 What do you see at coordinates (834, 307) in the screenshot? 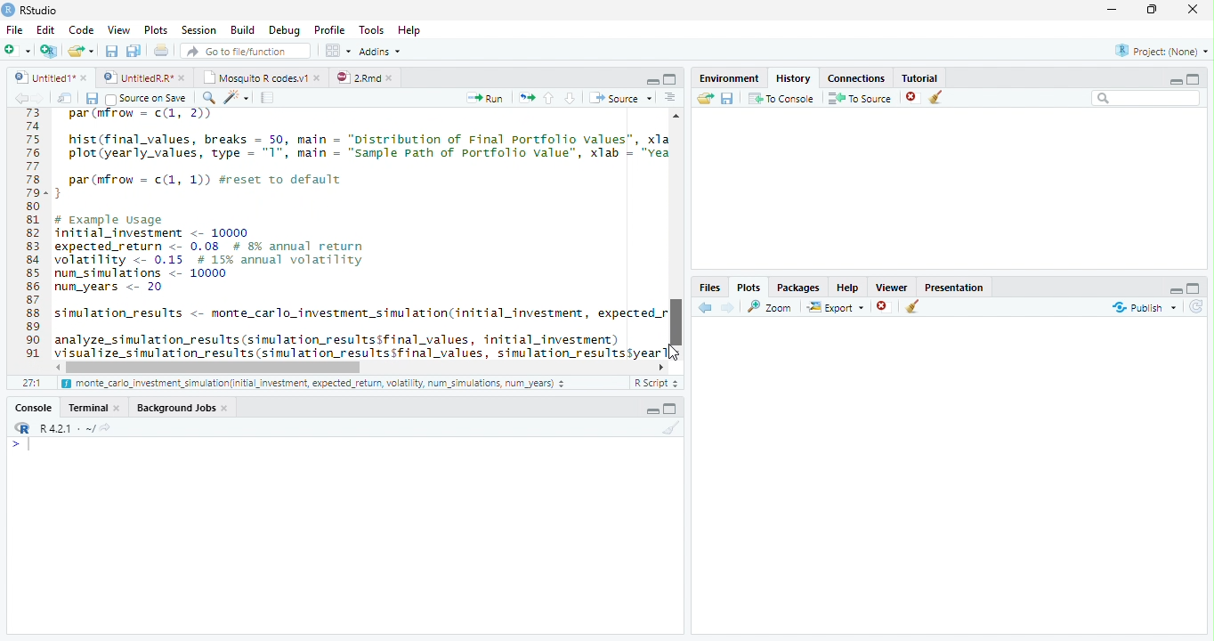
I see `Export` at bounding box center [834, 307].